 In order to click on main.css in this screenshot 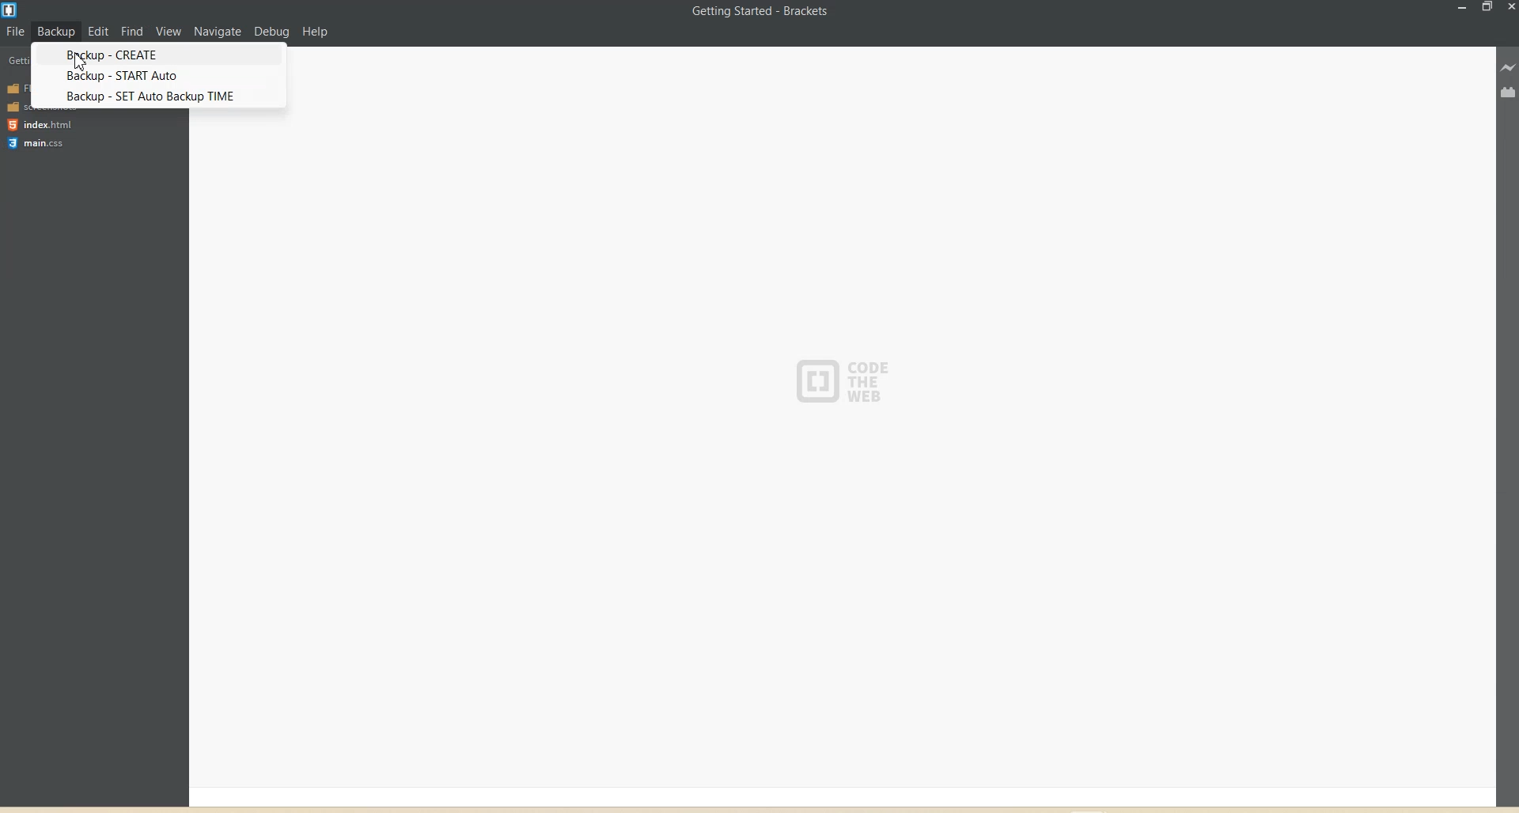, I will do `click(40, 143)`.